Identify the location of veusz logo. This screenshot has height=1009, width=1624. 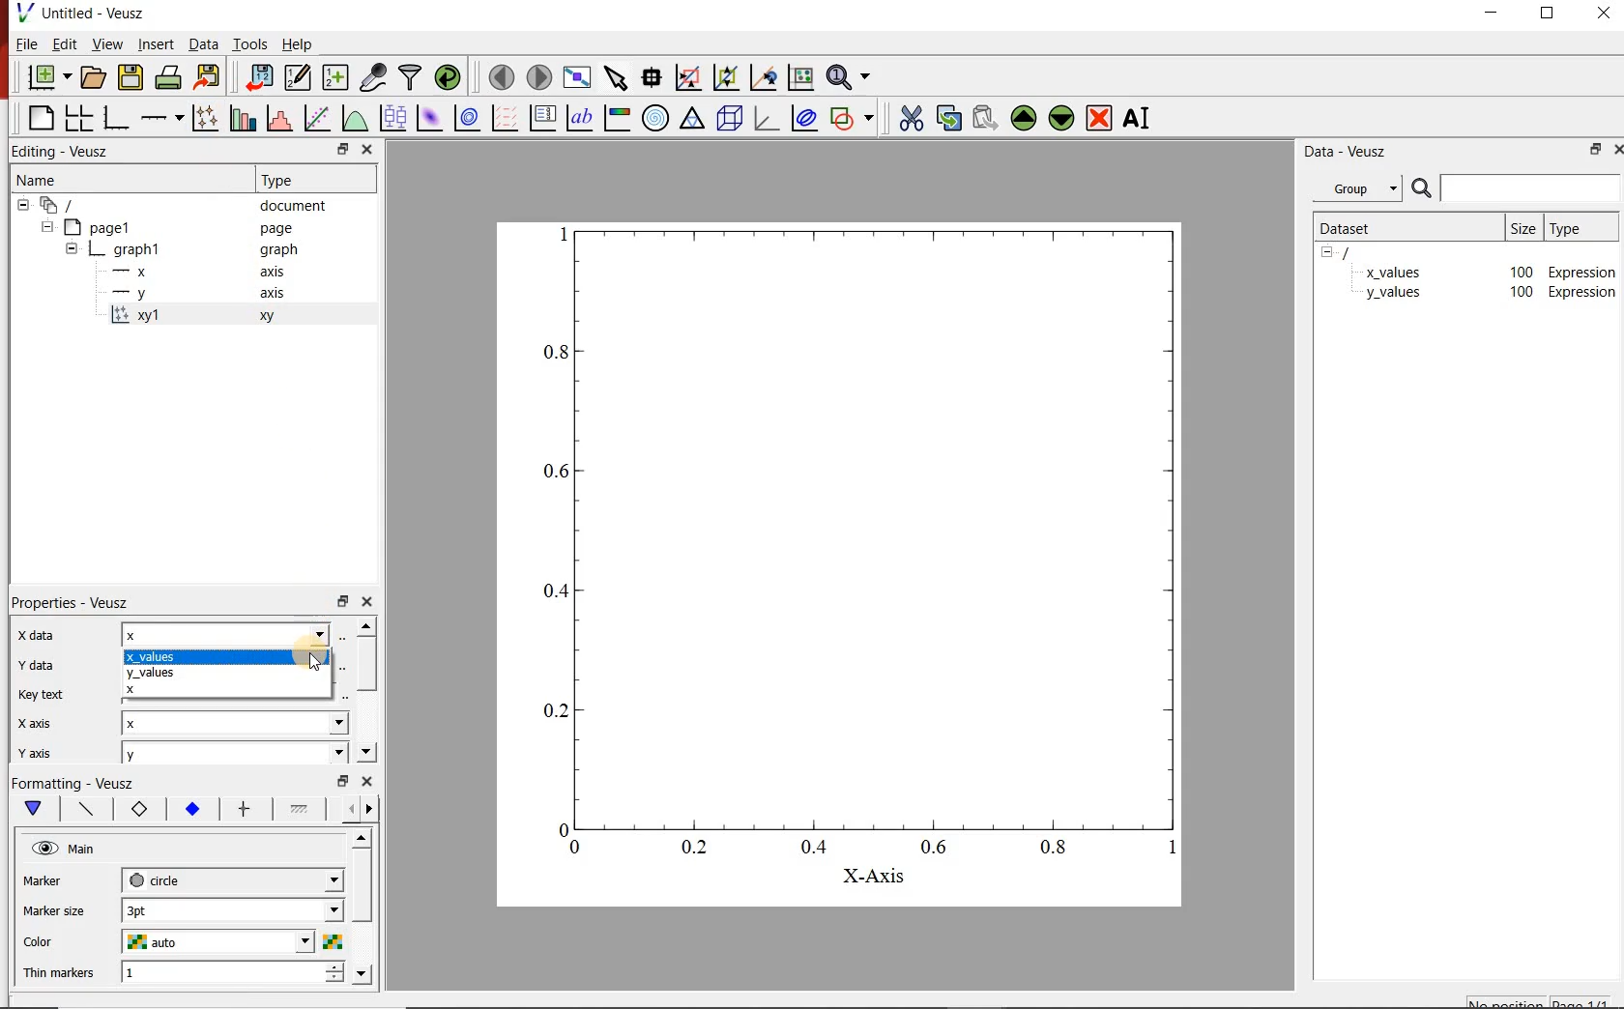
(18, 13).